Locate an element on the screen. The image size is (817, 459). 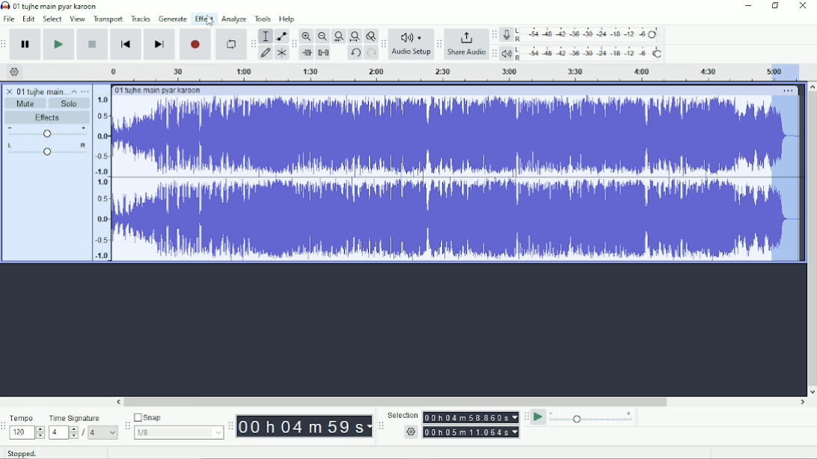
00h00m00s is located at coordinates (305, 427).